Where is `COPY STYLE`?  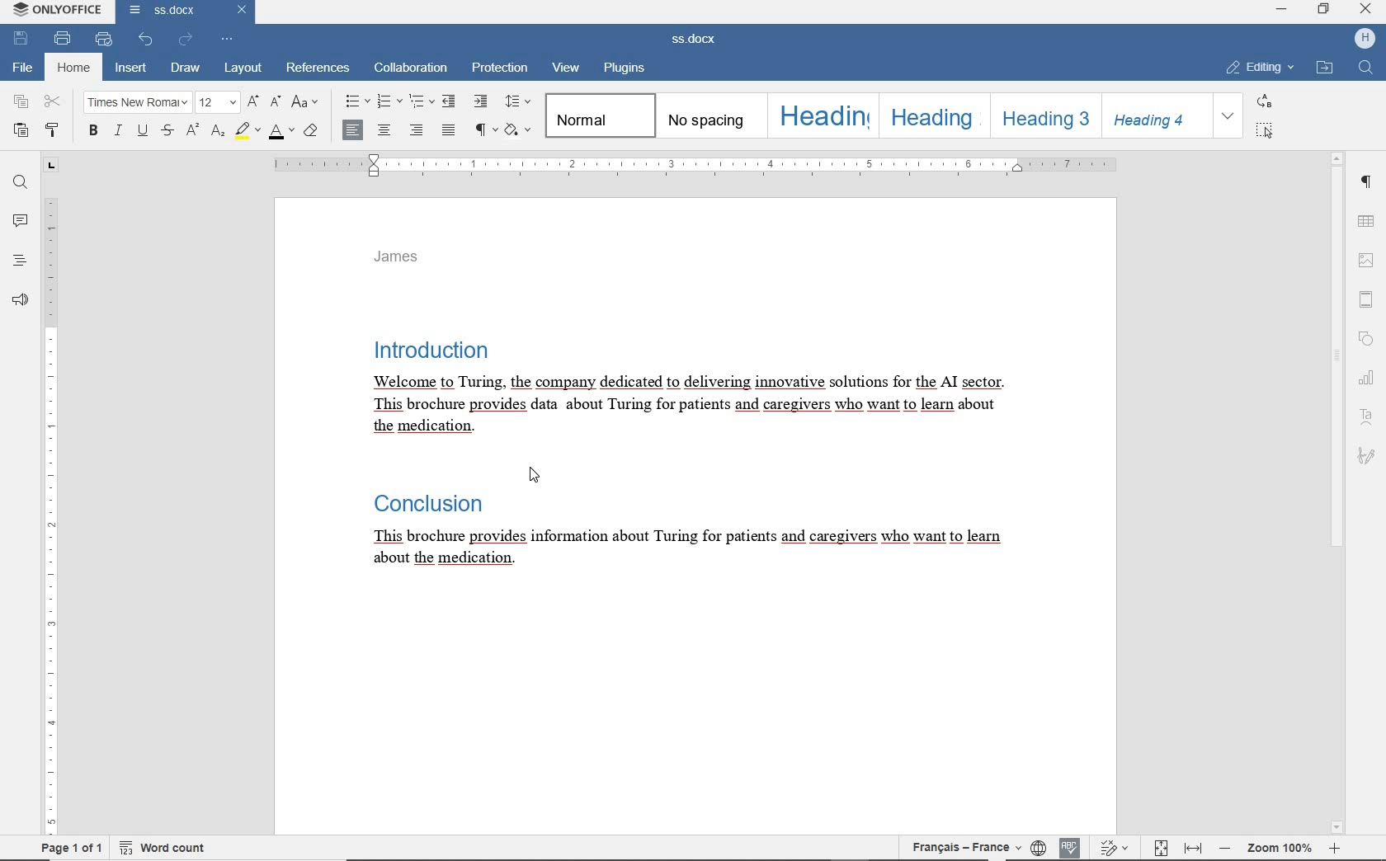 COPY STYLE is located at coordinates (52, 129).